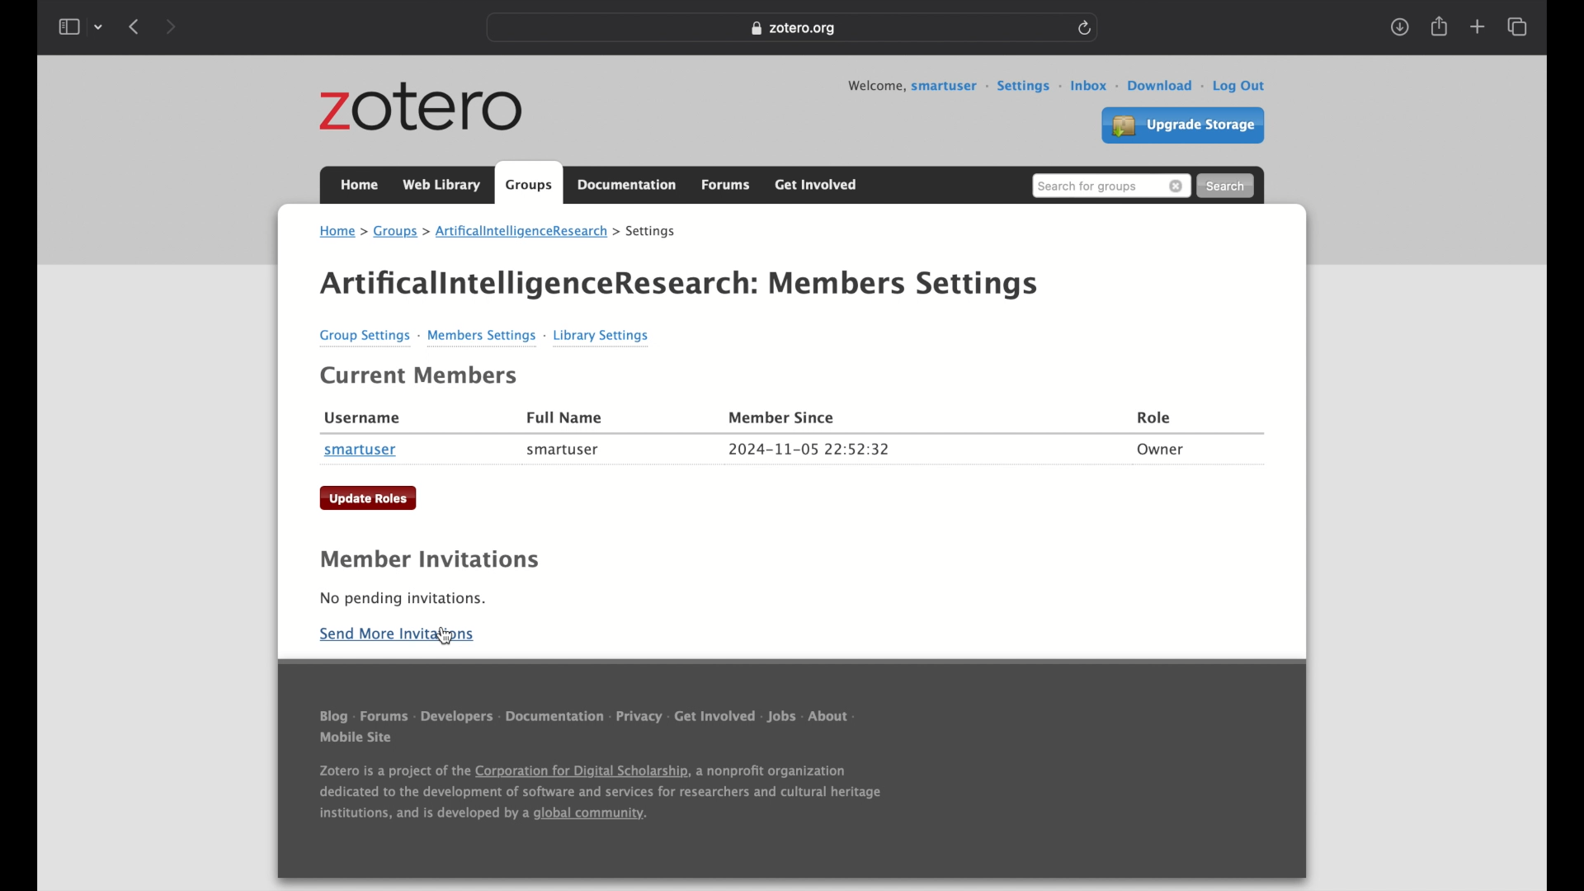 The height and width of the screenshot is (891, 1584). What do you see at coordinates (1400, 28) in the screenshot?
I see `download` at bounding box center [1400, 28].